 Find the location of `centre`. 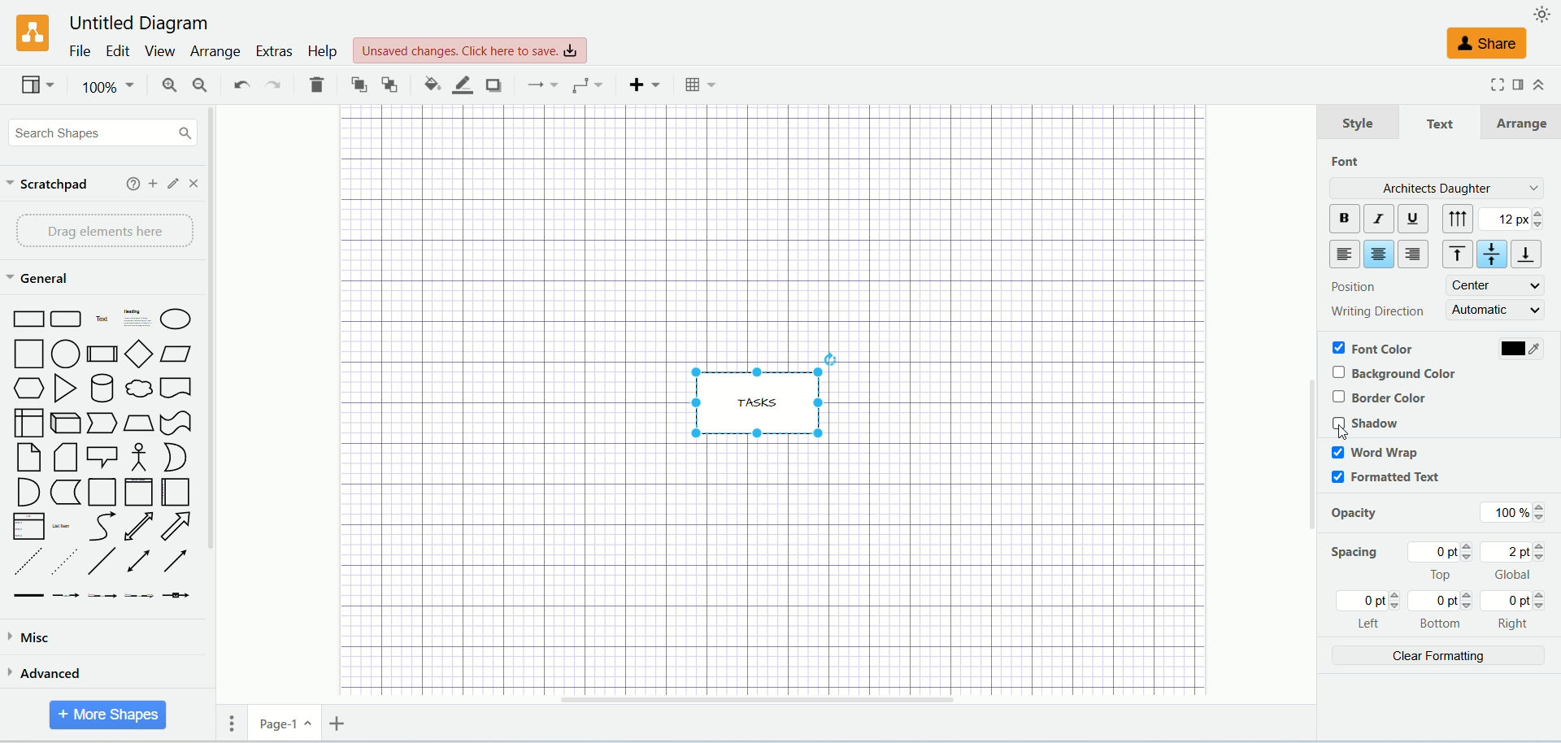

centre is located at coordinates (1495, 285).